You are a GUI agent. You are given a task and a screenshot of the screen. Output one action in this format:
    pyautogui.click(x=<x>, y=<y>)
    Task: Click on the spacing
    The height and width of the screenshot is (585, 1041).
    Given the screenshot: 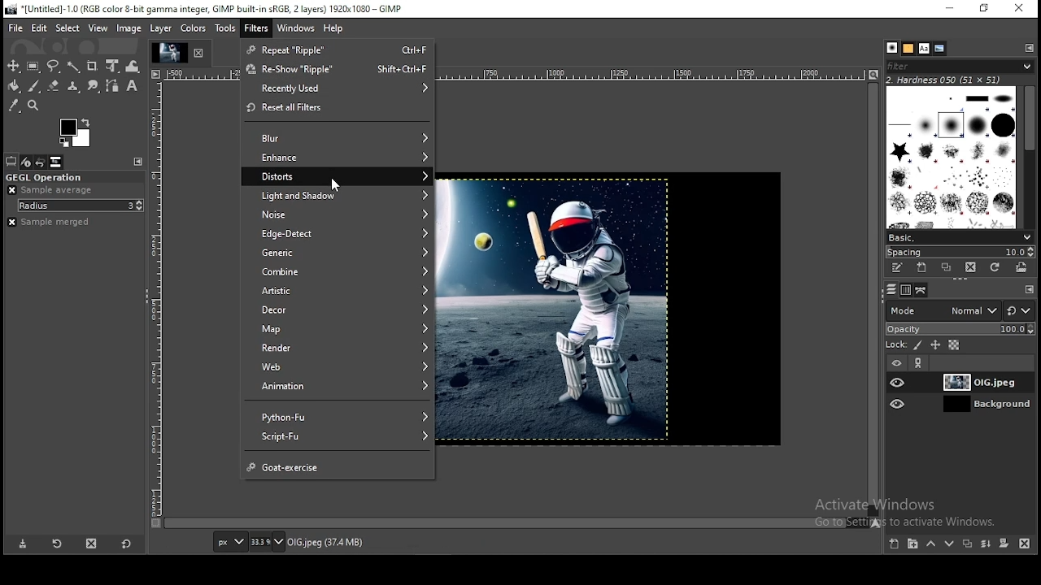 What is the action you would take?
    pyautogui.click(x=960, y=252)
    